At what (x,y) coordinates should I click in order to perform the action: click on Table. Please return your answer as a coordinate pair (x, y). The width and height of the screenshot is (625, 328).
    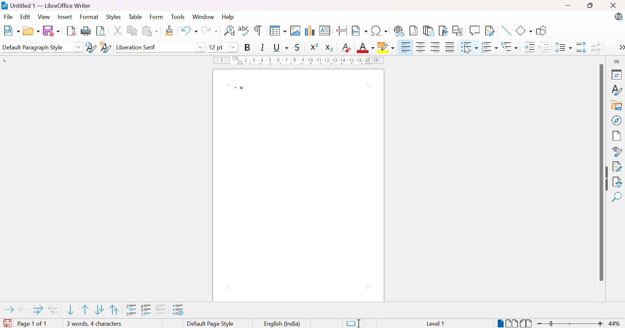
    Looking at the image, I should click on (136, 16).